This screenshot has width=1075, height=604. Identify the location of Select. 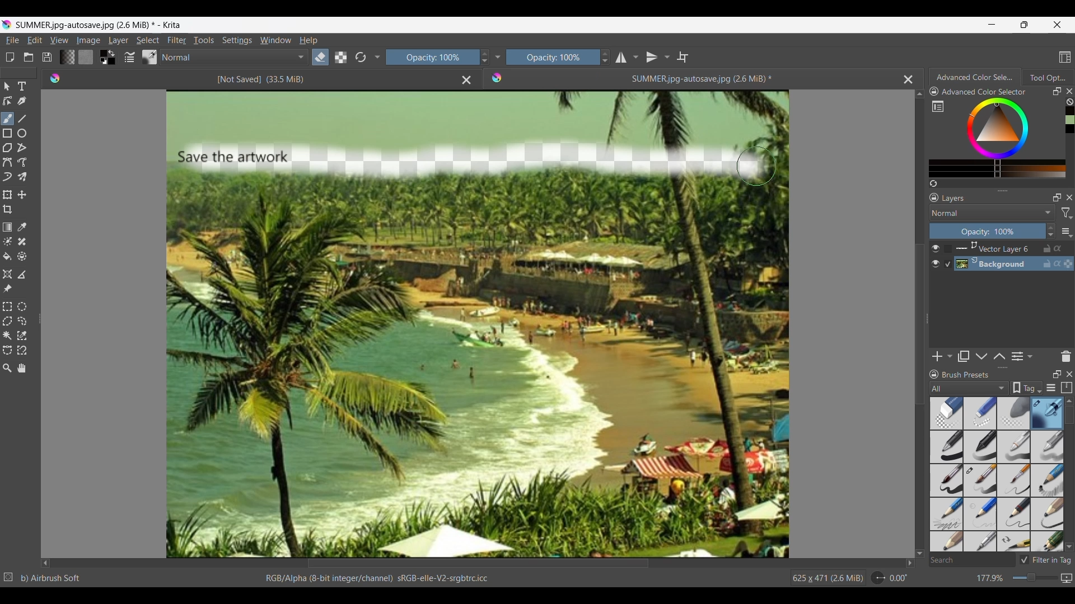
(148, 40).